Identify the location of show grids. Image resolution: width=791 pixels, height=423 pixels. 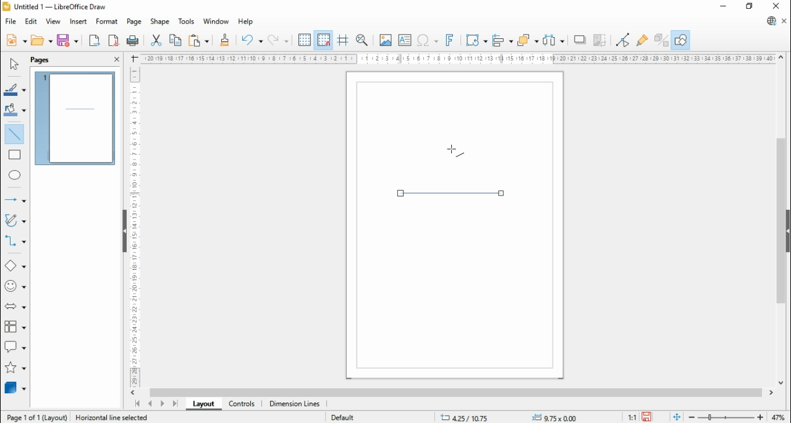
(305, 40).